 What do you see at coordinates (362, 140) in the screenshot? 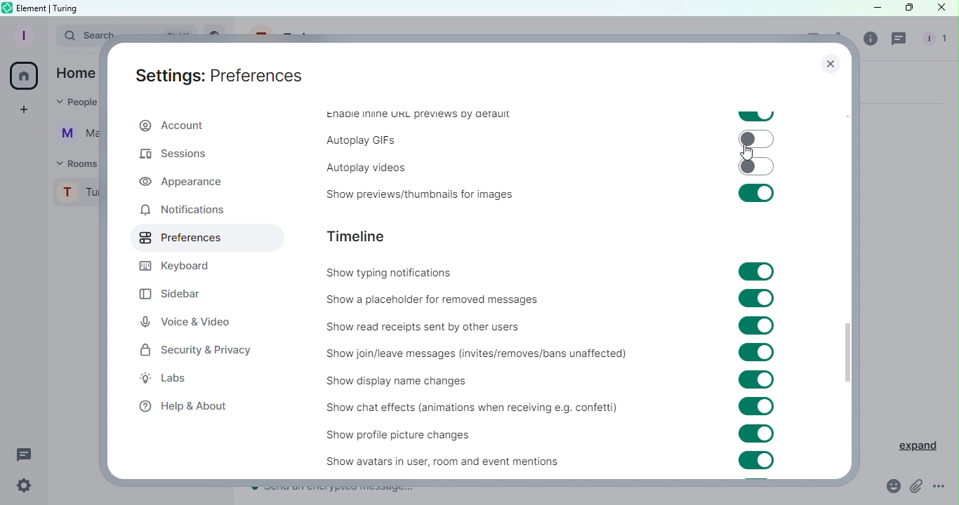
I see `Autoplay GIFs` at bounding box center [362, 140].